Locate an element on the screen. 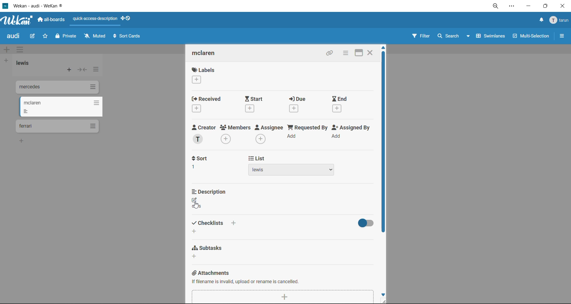 The image size is (571, 304). board title is located at coordinates (15, 36).